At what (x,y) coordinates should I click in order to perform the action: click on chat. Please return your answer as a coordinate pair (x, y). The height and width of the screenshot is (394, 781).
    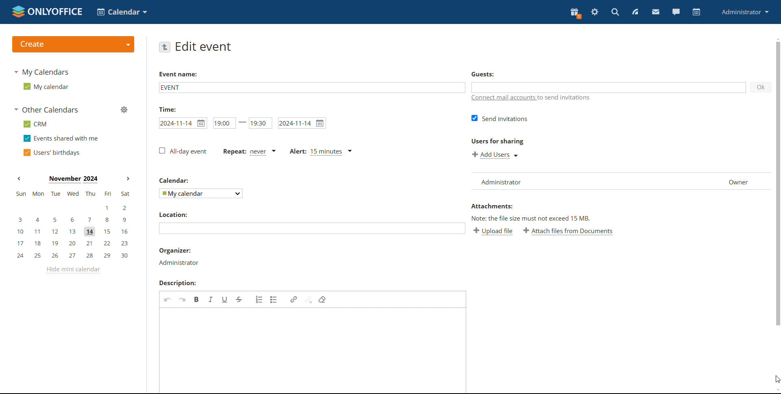
    Looking at the image, I should click on (675, 12).